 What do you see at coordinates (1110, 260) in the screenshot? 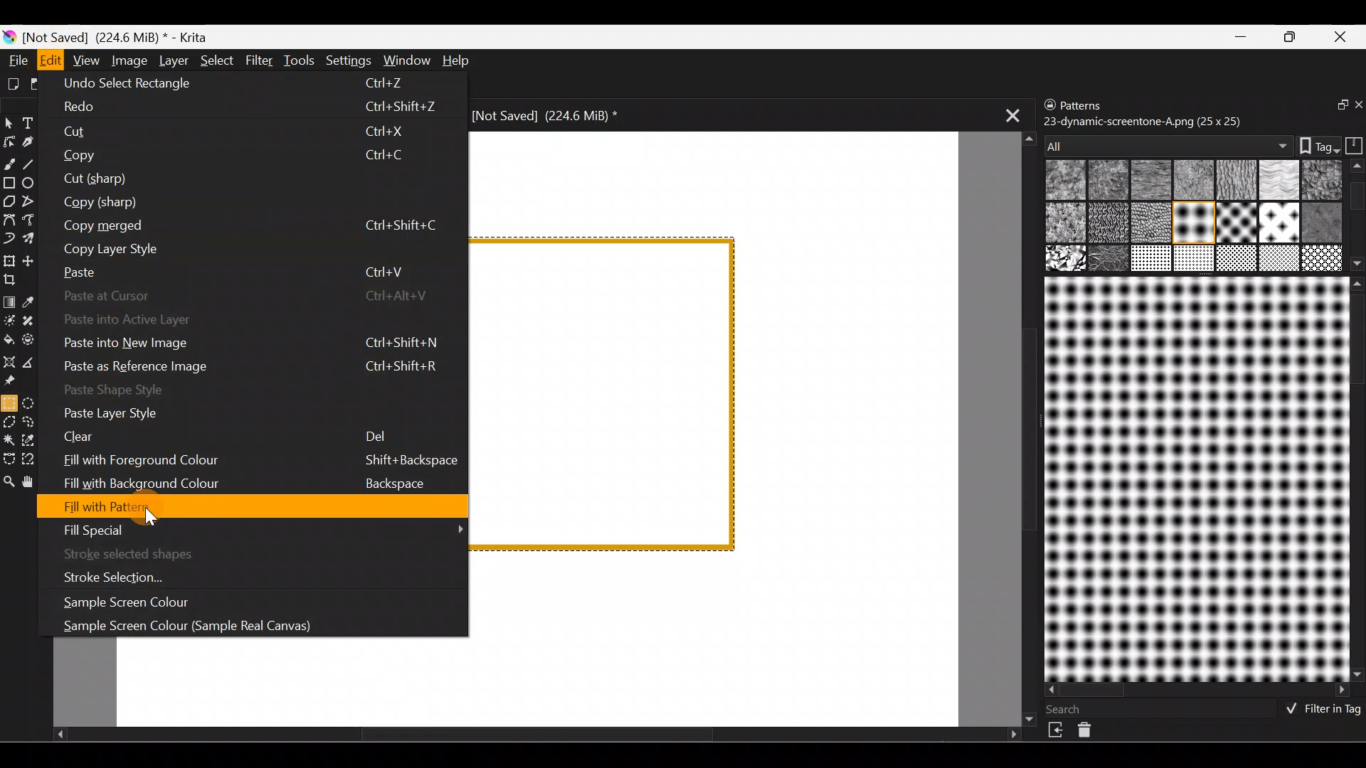
I see `15 texture_rockb.png` at bounding box center [1110, 260].